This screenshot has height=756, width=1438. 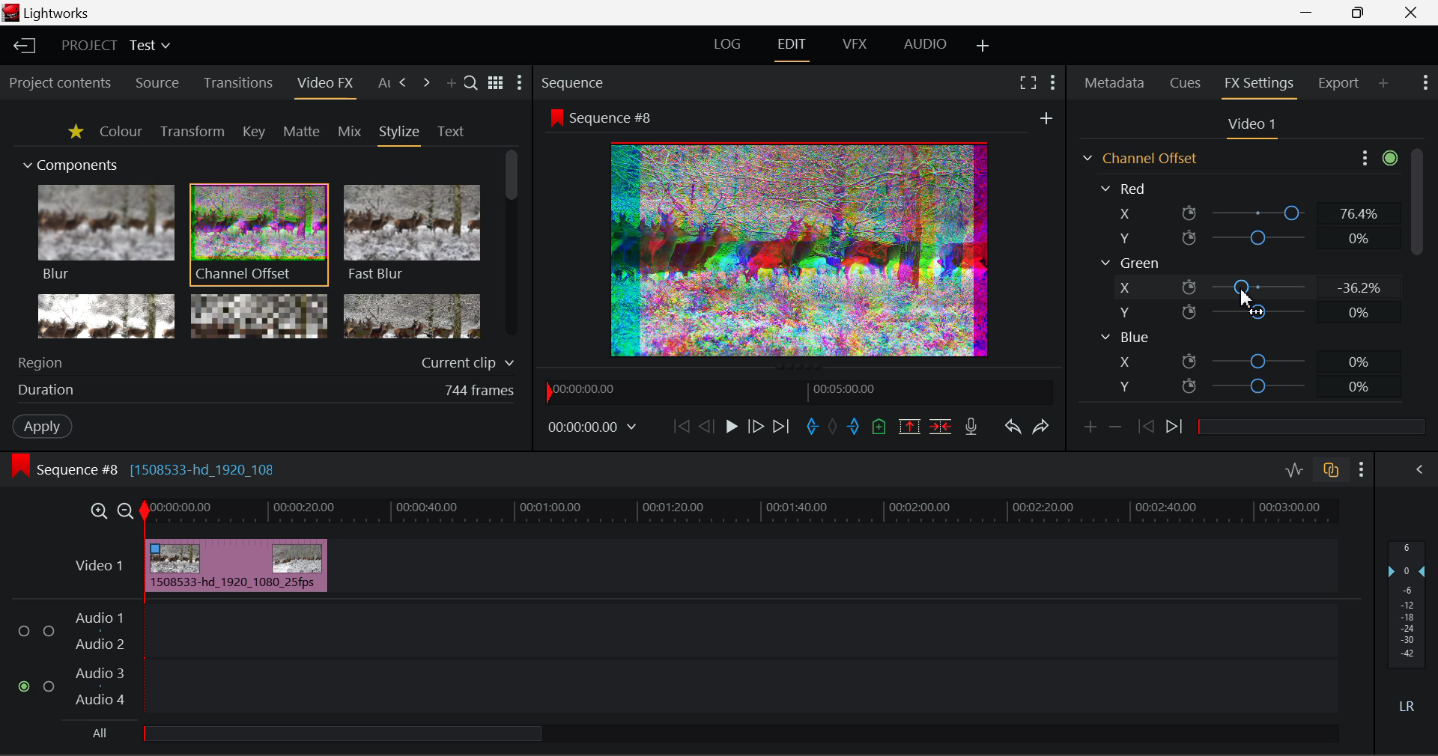 What do you see at coordinates (351, 132) in the screenshot?
I see `Mix` at bounding box center [351, 132].